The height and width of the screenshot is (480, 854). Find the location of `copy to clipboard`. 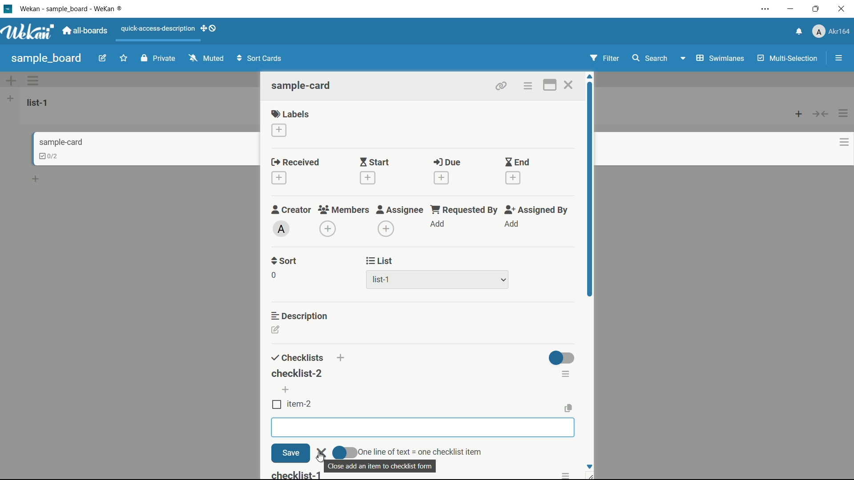

copy to clipboard is located at coordinates (569, 408).